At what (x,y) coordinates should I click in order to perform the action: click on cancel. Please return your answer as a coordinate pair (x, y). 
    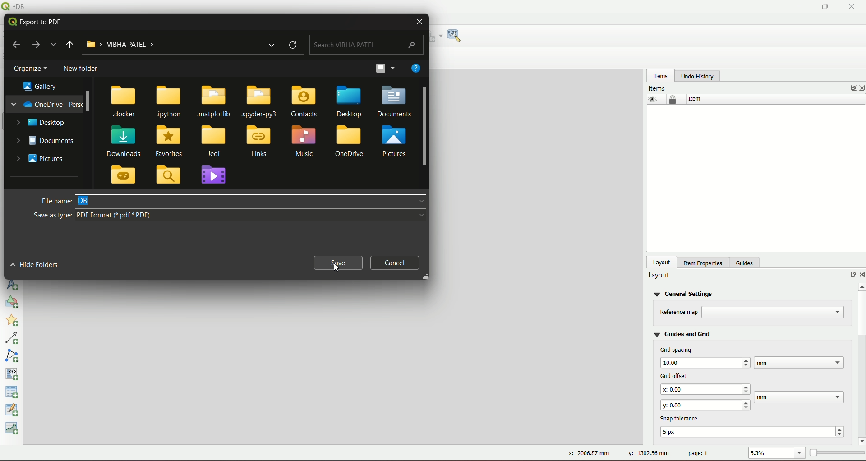
    Looking at the image, I should click on (396, 263).